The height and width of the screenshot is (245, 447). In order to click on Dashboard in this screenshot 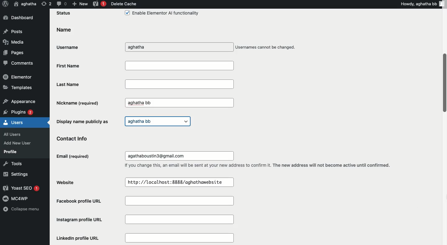, I will do `click(21, 18)`.